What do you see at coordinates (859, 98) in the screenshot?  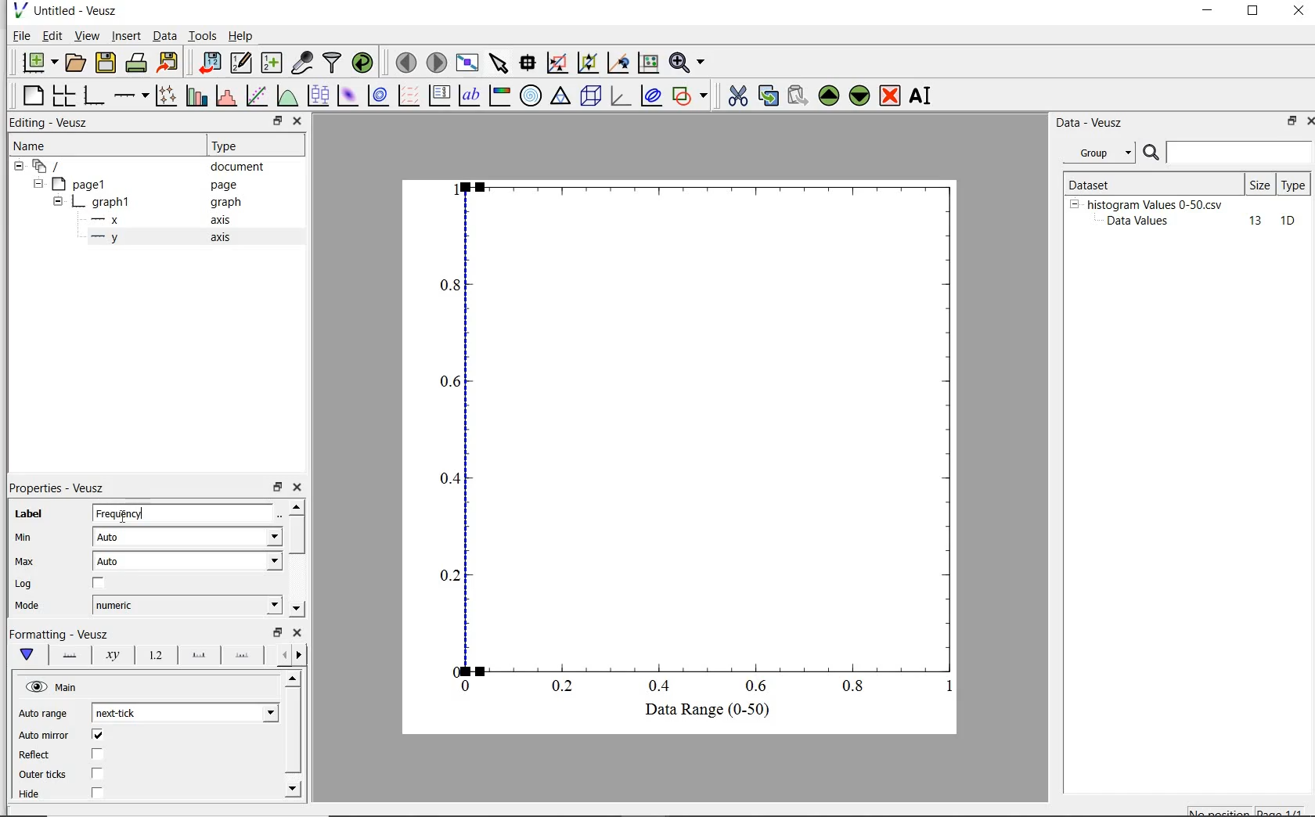 I see `move down the selected widget` at bounding box center [859, 98].